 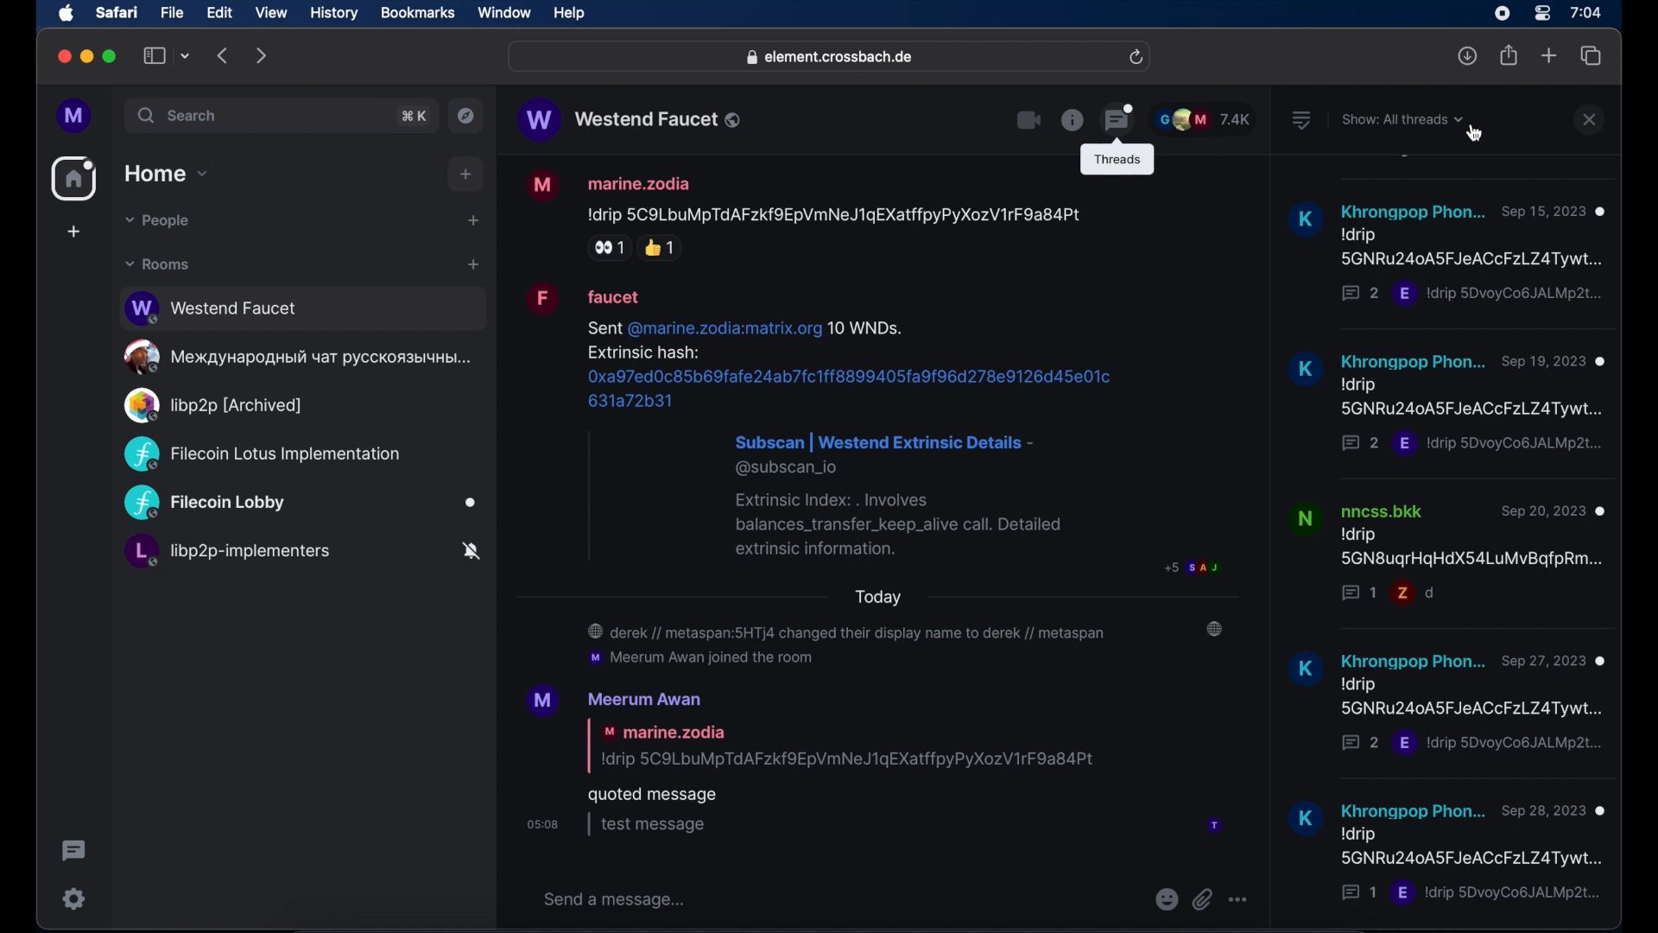 What do you see at coordinates (1500, 293) in the screenshot?
I see `E !drip 5DvoyCo6JALMp2t..` at bounding box center [1500, 293].